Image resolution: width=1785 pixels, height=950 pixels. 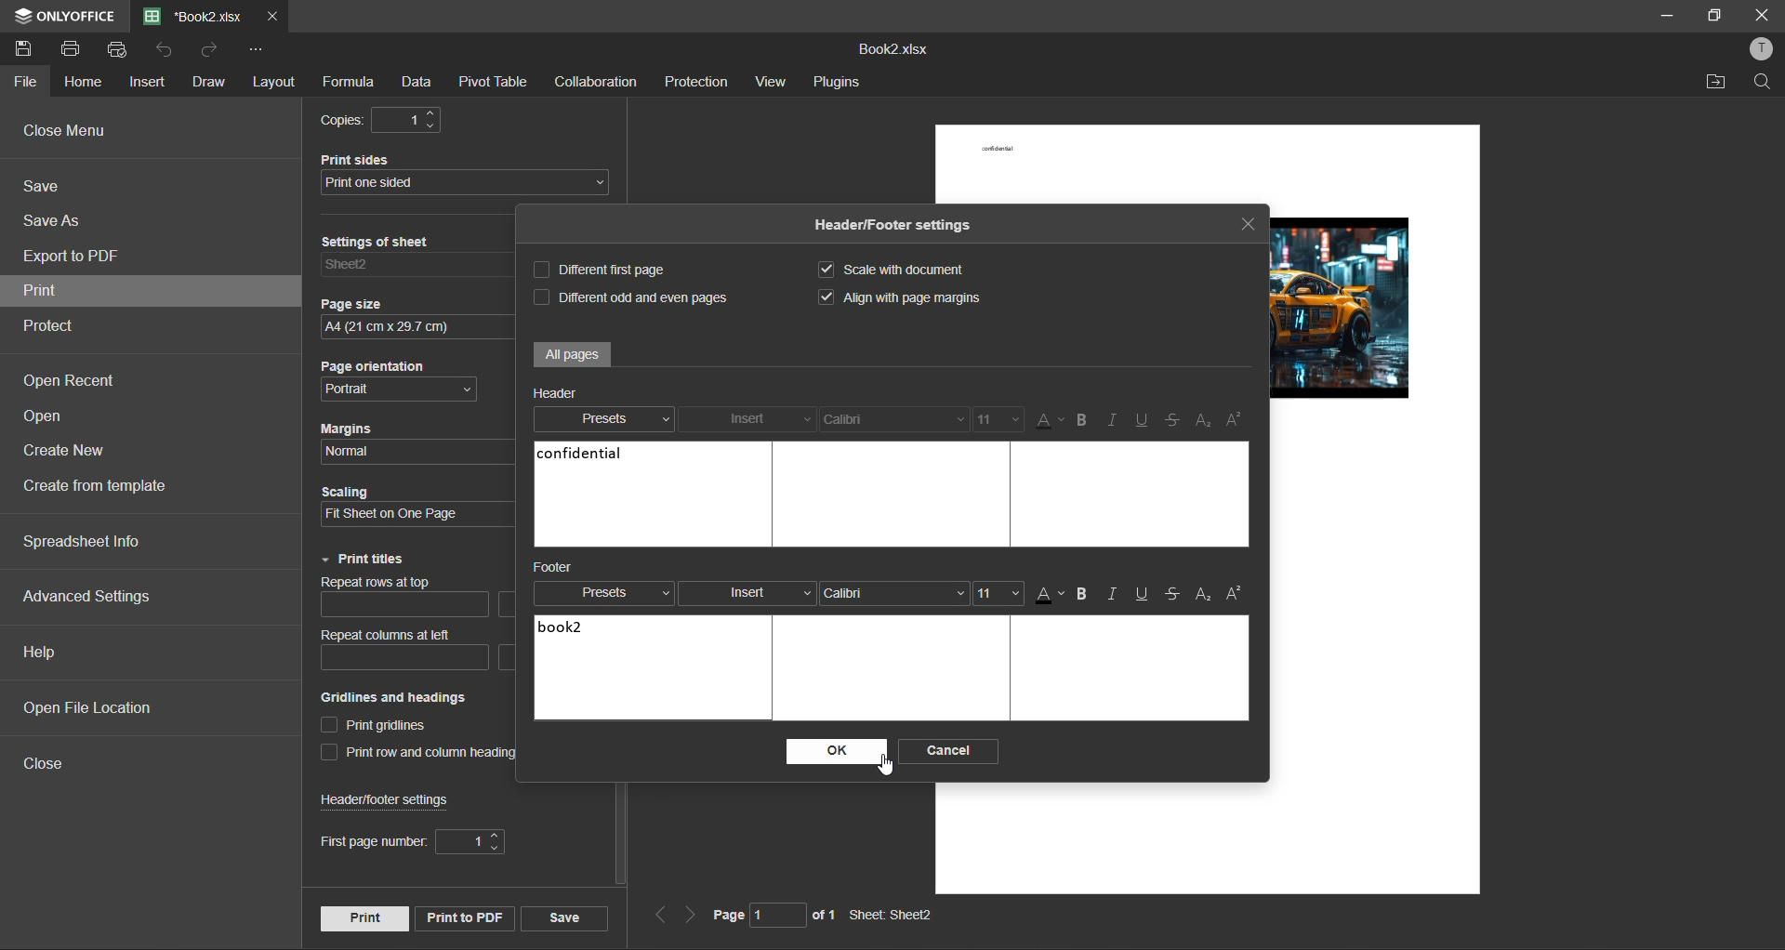 What do you see at coordinates (887, 764) in the screenshot?
I see `cursor` at bounding box center [887, 764].